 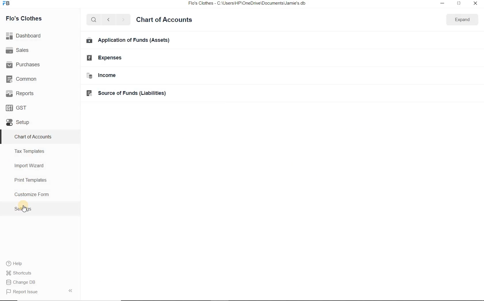 What do you see at coordinates (123, 19) in the screenshot?
I see `Forward` at bounding box center [123, 19].